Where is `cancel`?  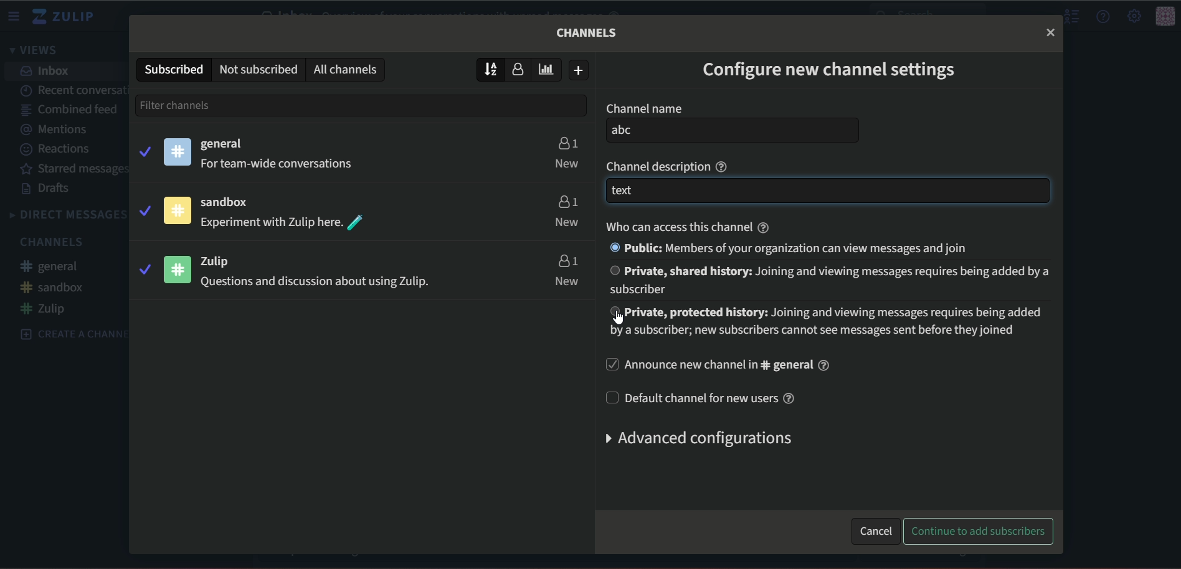 cancel is located at coordinates (875, 529).